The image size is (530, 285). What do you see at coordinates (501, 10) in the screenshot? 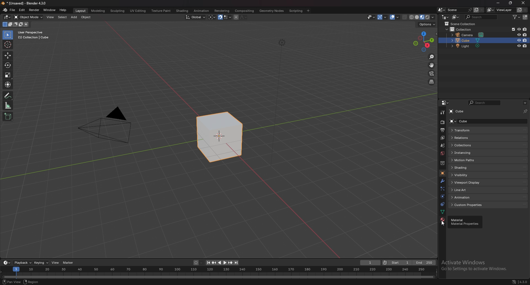
I see `view layer` at bounding box center [501, 10].